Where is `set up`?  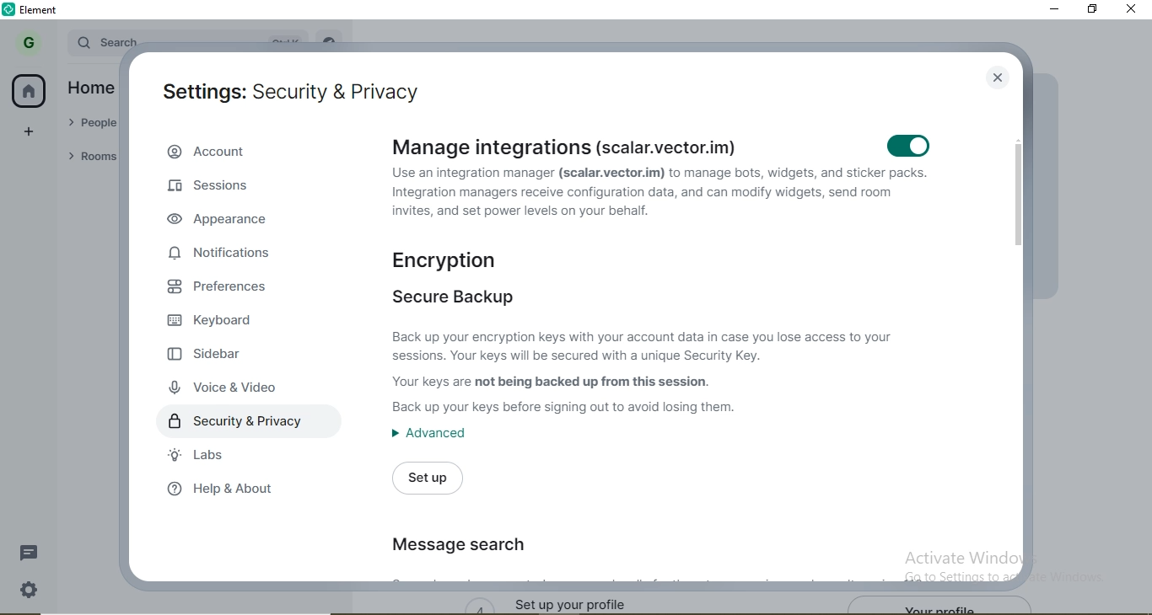
set up is located at coordinates (424, 479).